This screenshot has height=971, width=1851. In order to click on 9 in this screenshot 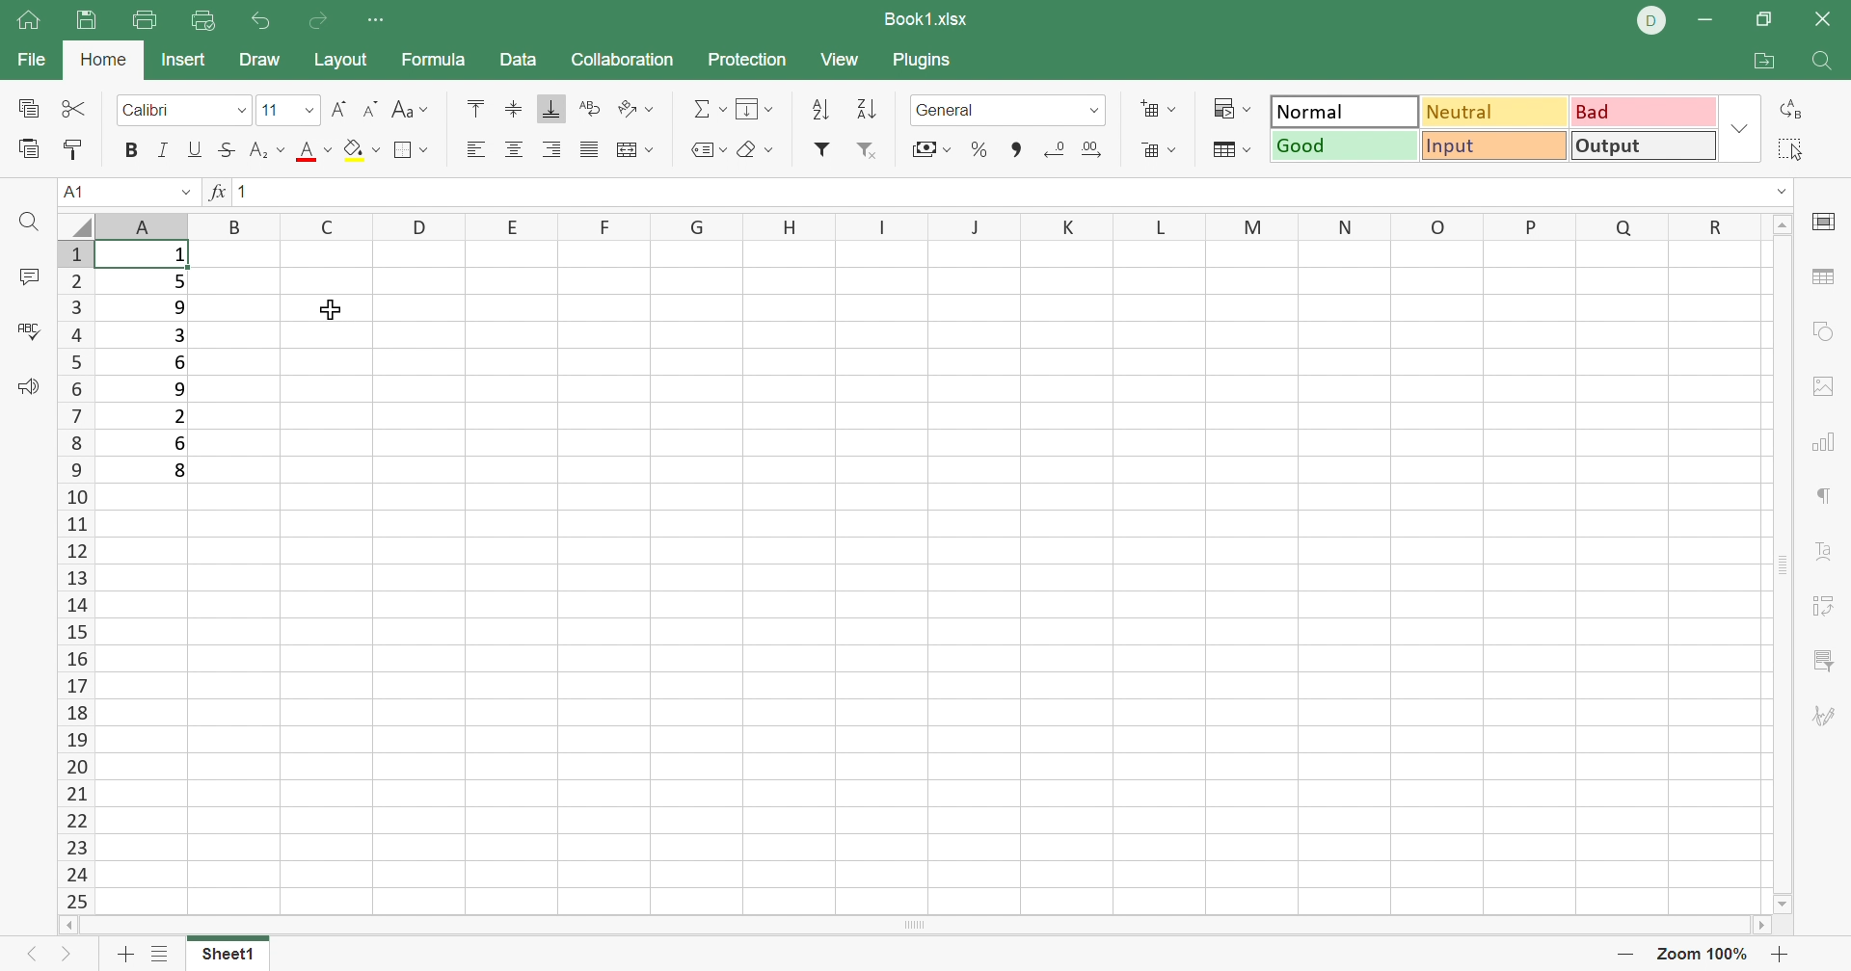, I will do `click(177, 389)`.